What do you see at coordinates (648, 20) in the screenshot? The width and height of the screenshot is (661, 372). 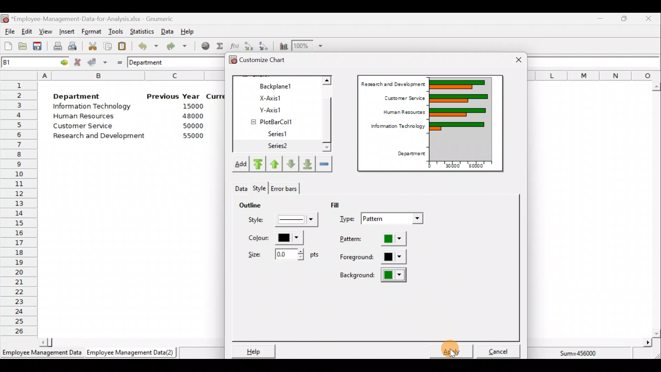 I see `Close` at bounding box center [648, 20].